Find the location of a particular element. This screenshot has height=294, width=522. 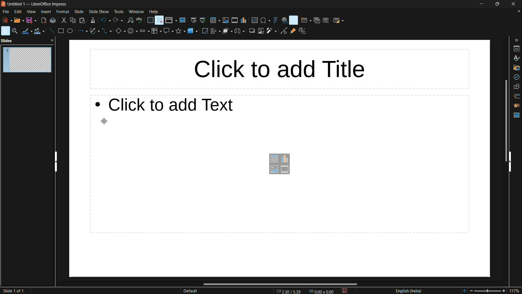

slide show menu is located at coordinates (99, 12).